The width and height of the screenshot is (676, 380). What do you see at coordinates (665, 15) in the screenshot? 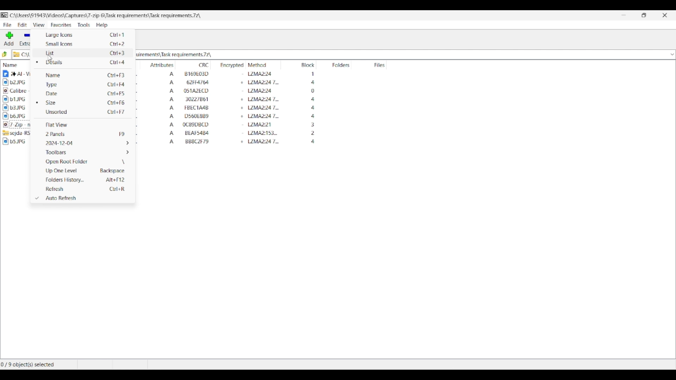
I see `Close interface` at bounding box center [665, 15].